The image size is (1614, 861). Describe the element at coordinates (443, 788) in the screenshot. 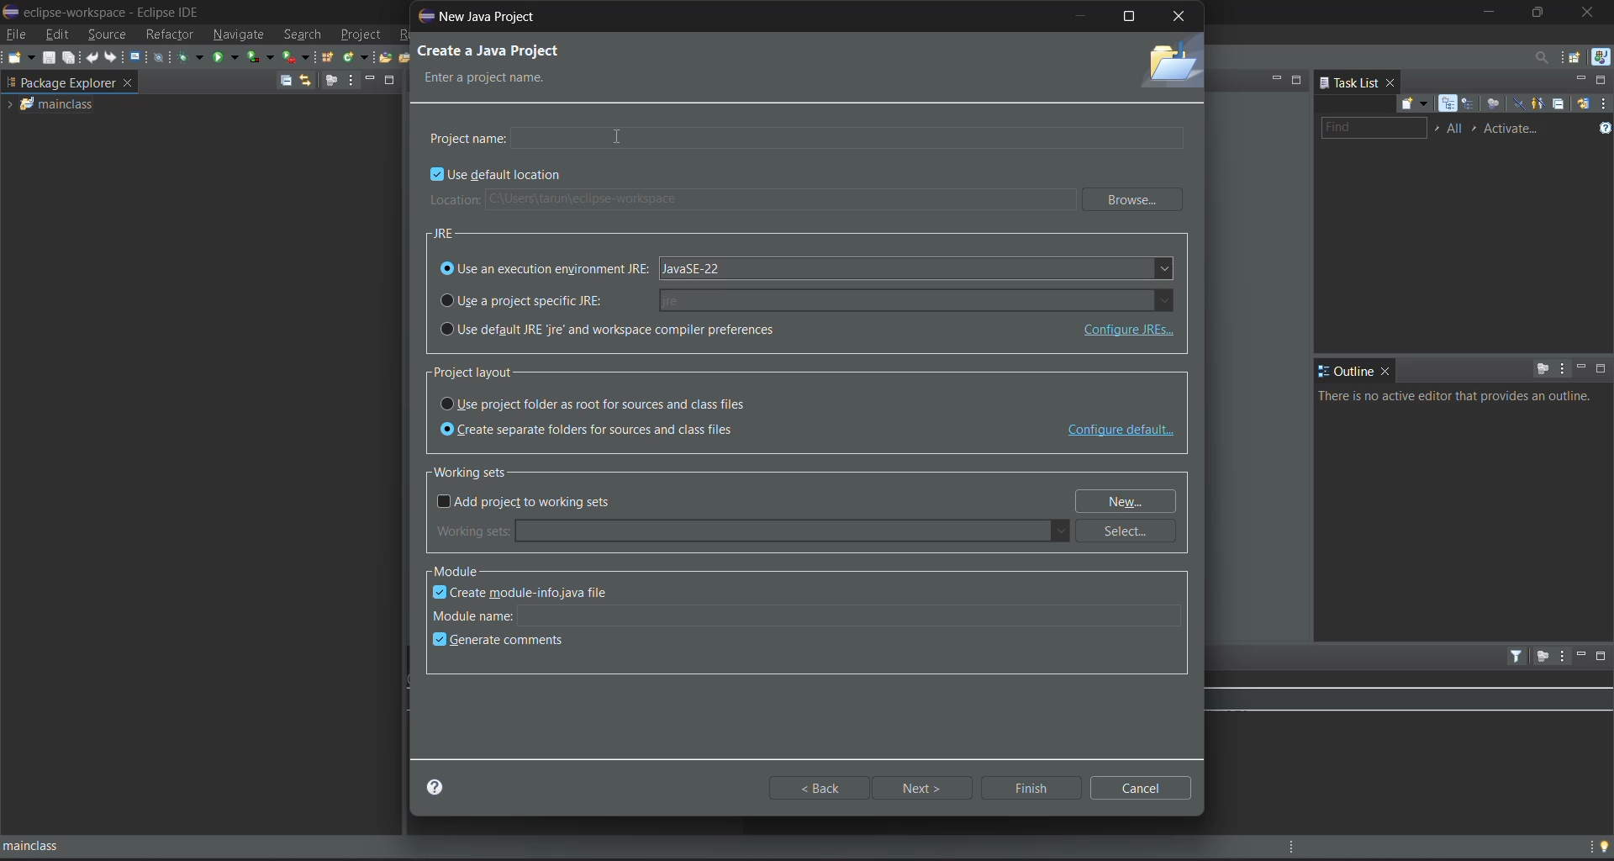

I see `help` at that location.